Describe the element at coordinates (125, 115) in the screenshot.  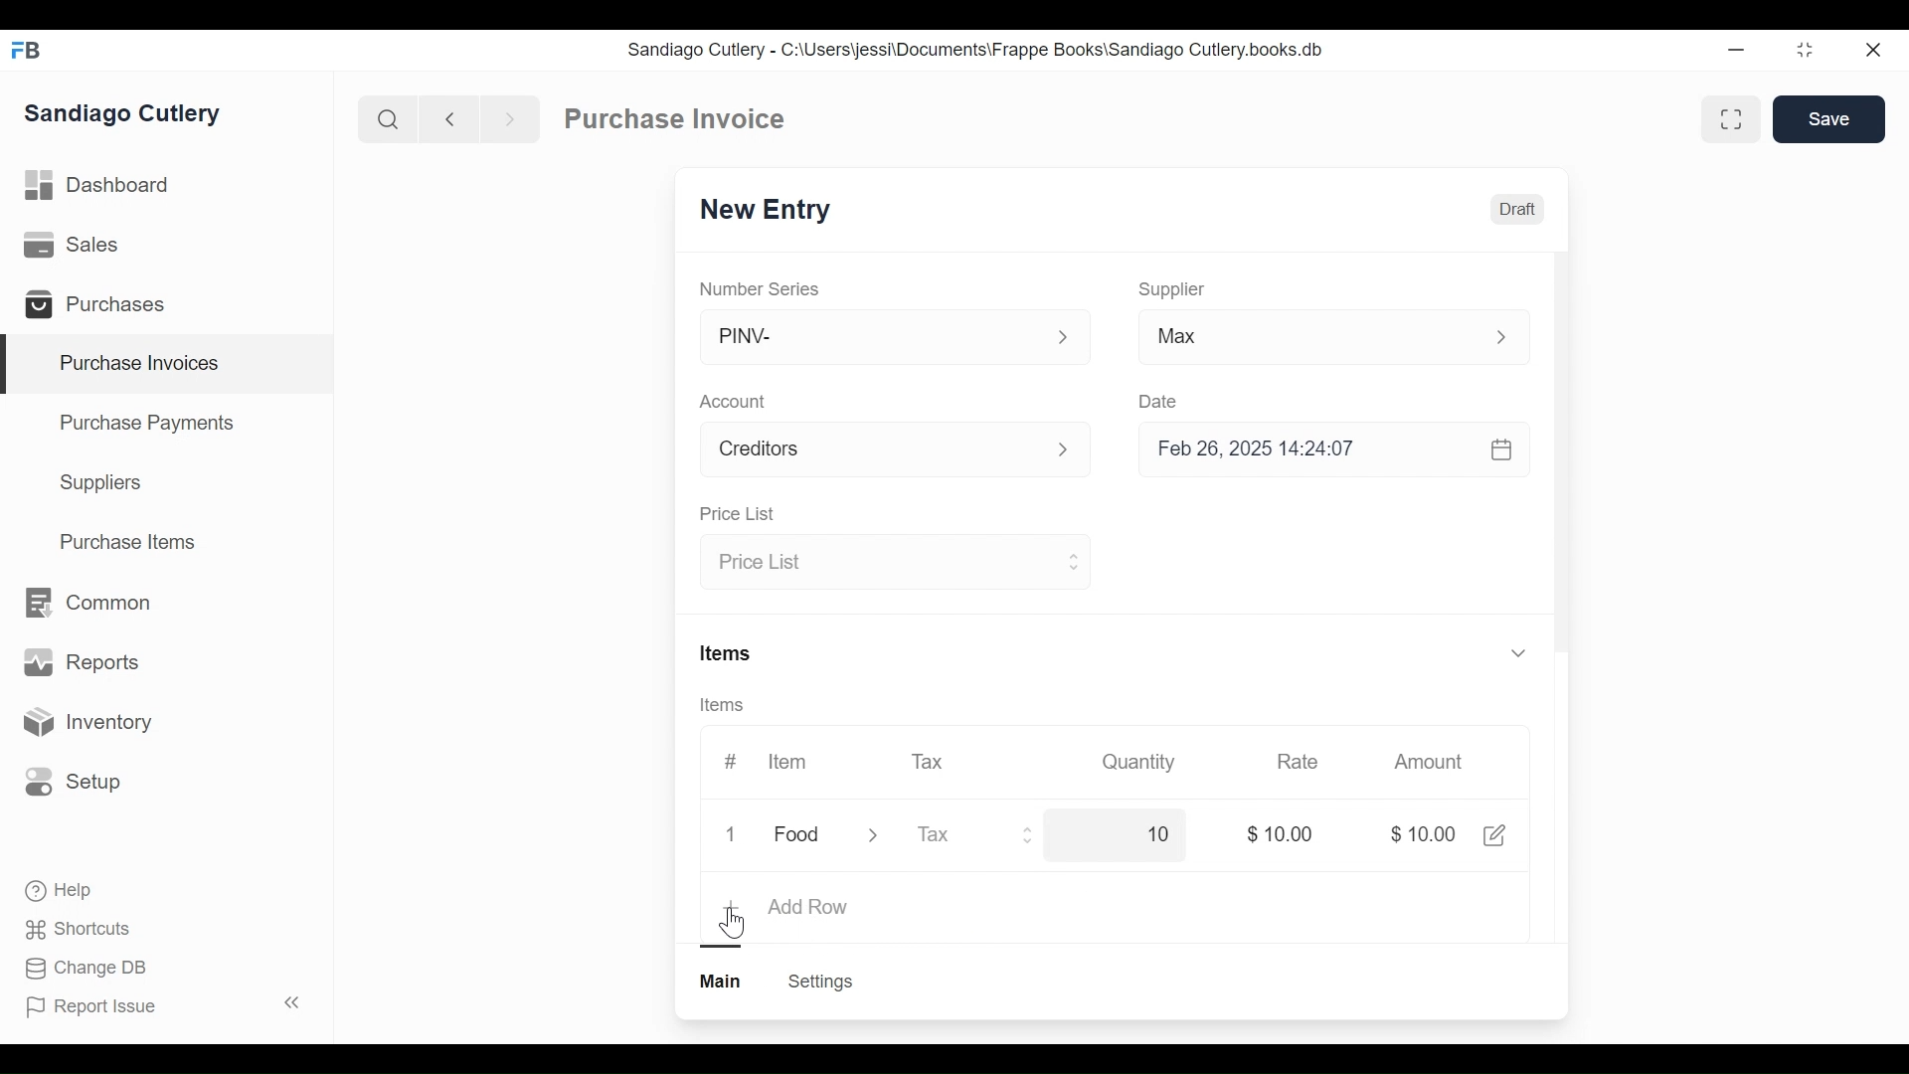
I see `Sandiago Cutlery` at that location.